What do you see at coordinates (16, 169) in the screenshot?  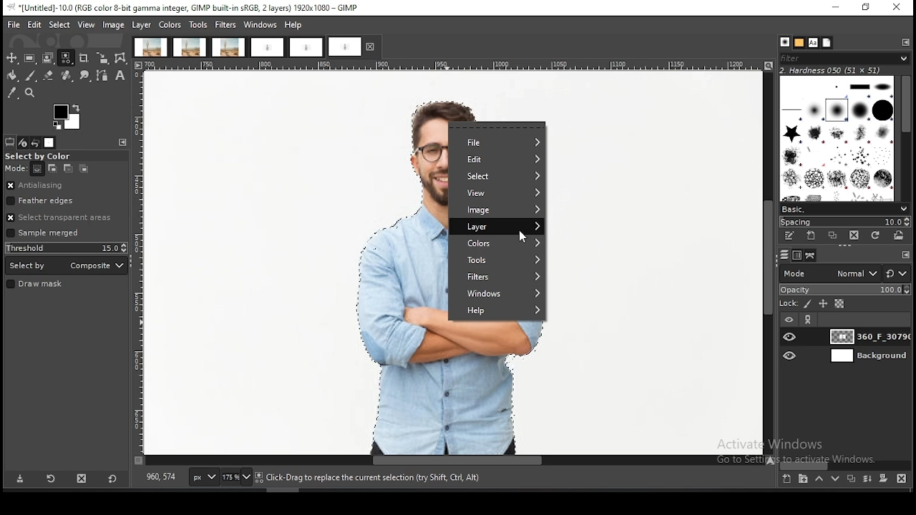 I see `mode:` at bounding box center [16, 169].